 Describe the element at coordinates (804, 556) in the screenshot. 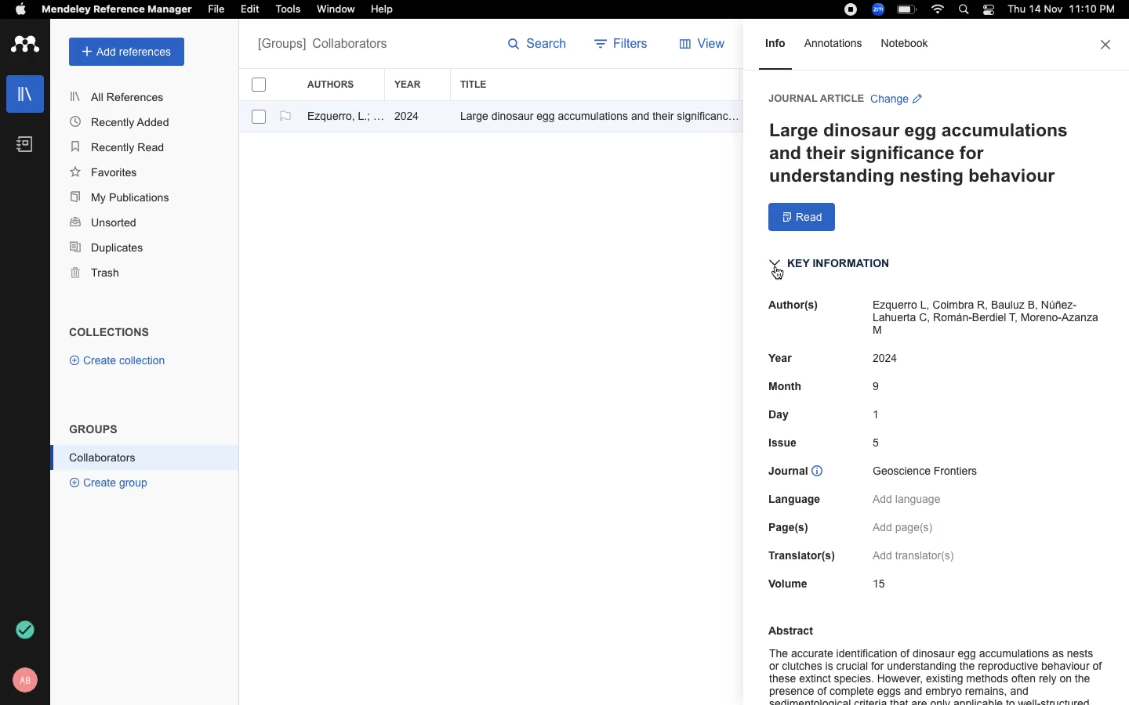

I see `Translator(s)` at that location.